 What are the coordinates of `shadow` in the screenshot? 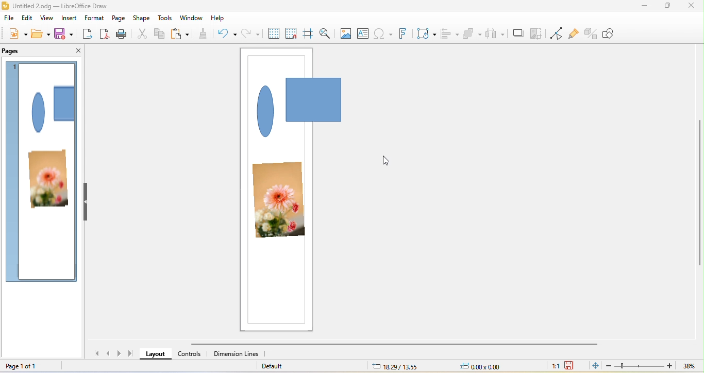 It's located at (517, 30).